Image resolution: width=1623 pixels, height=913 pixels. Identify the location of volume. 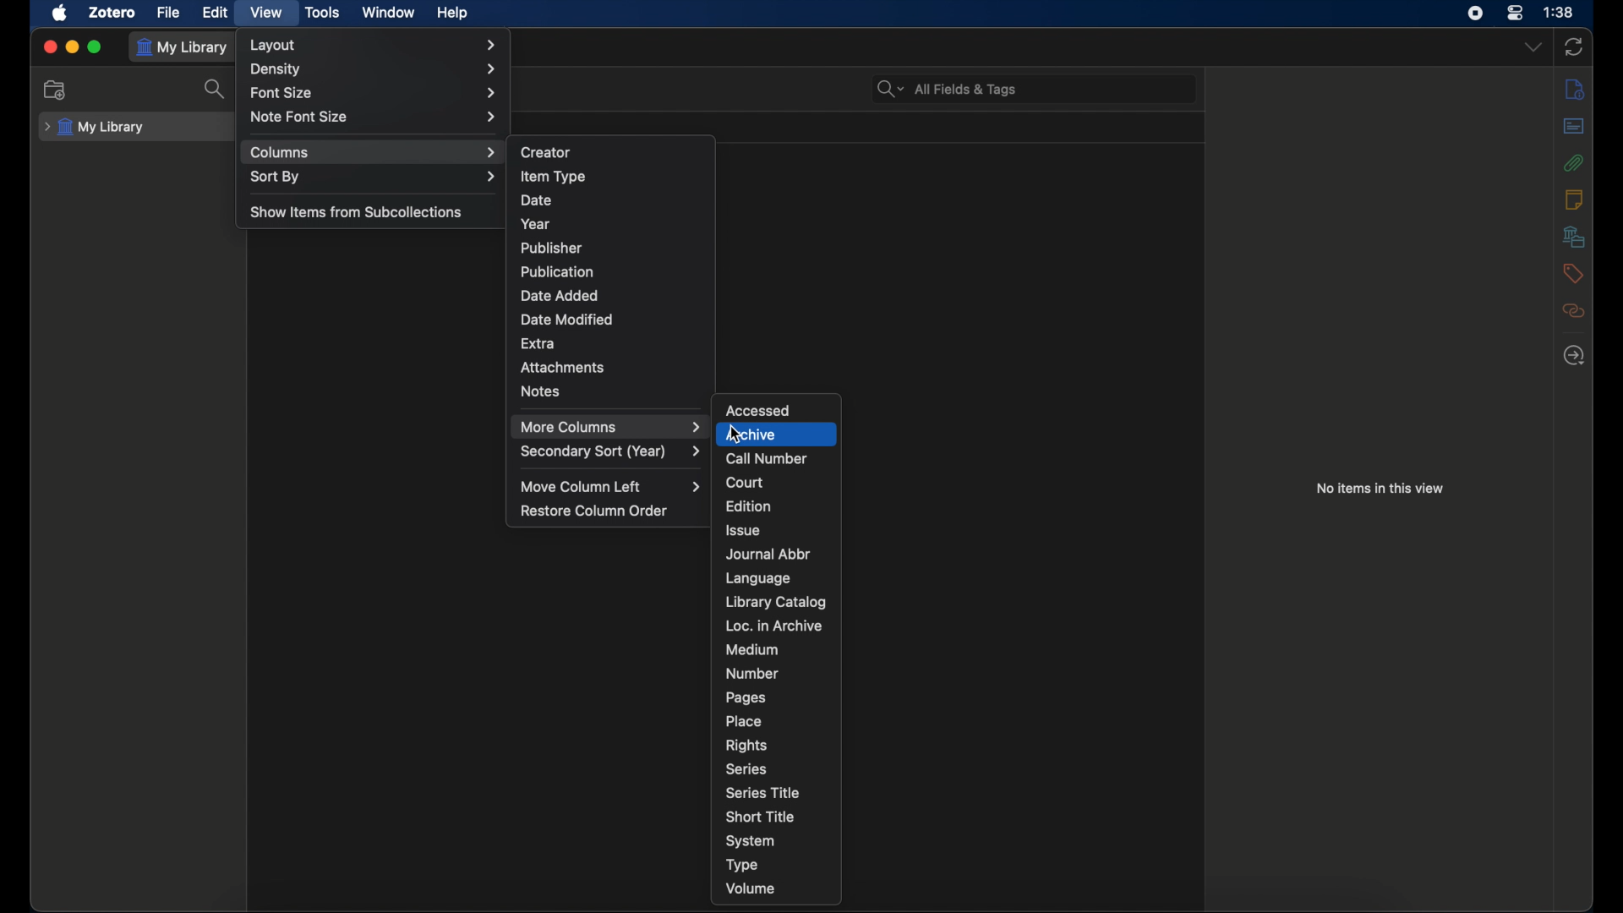
(752, 888).